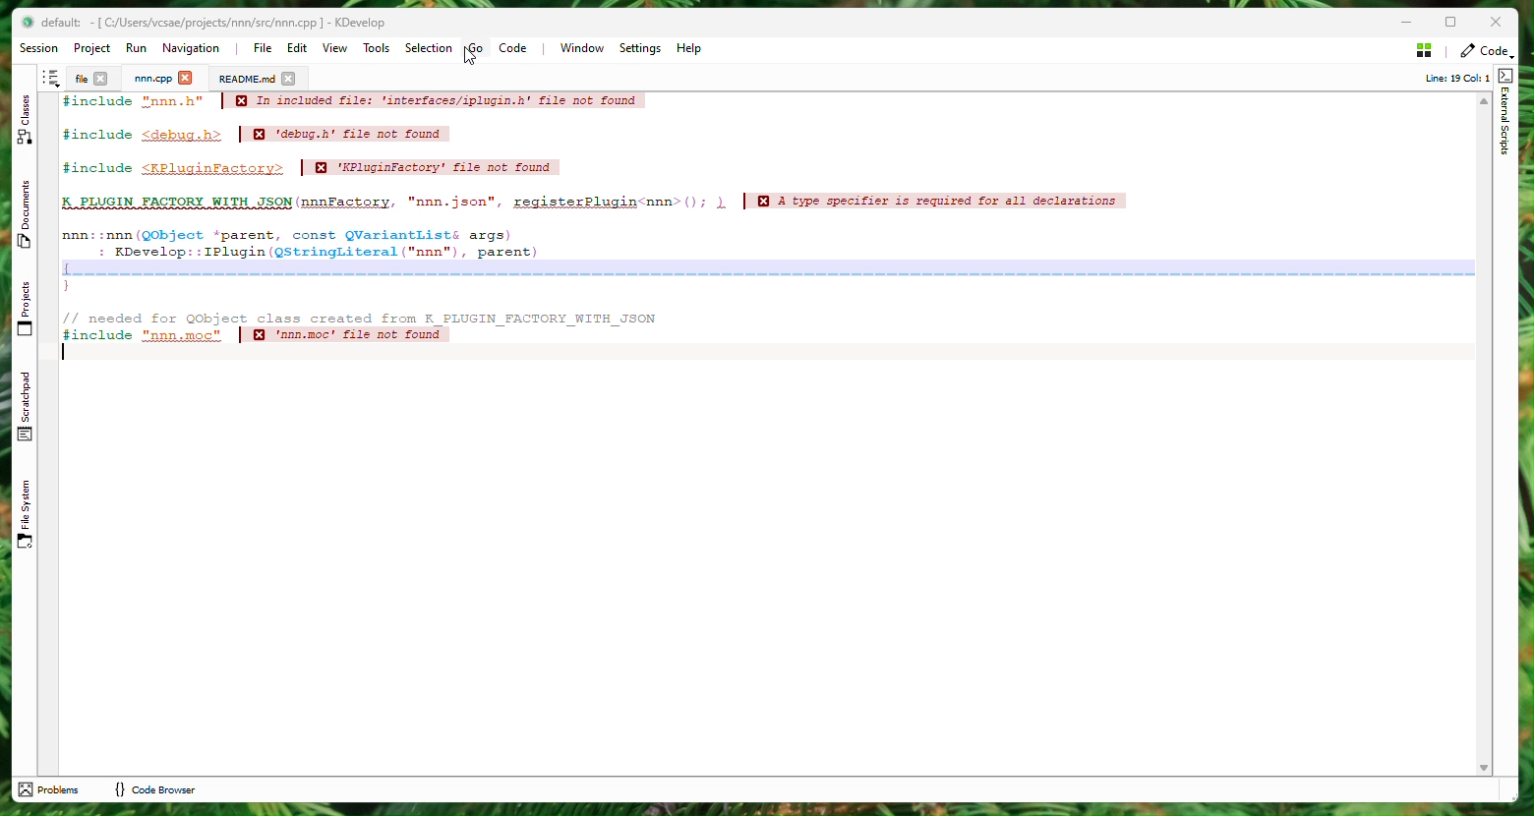 Image resolution: width=1534 pixels, height=816 pixels. Describe the element at coordinates (27, 122) in the screenshot. I see `Class` at that location.